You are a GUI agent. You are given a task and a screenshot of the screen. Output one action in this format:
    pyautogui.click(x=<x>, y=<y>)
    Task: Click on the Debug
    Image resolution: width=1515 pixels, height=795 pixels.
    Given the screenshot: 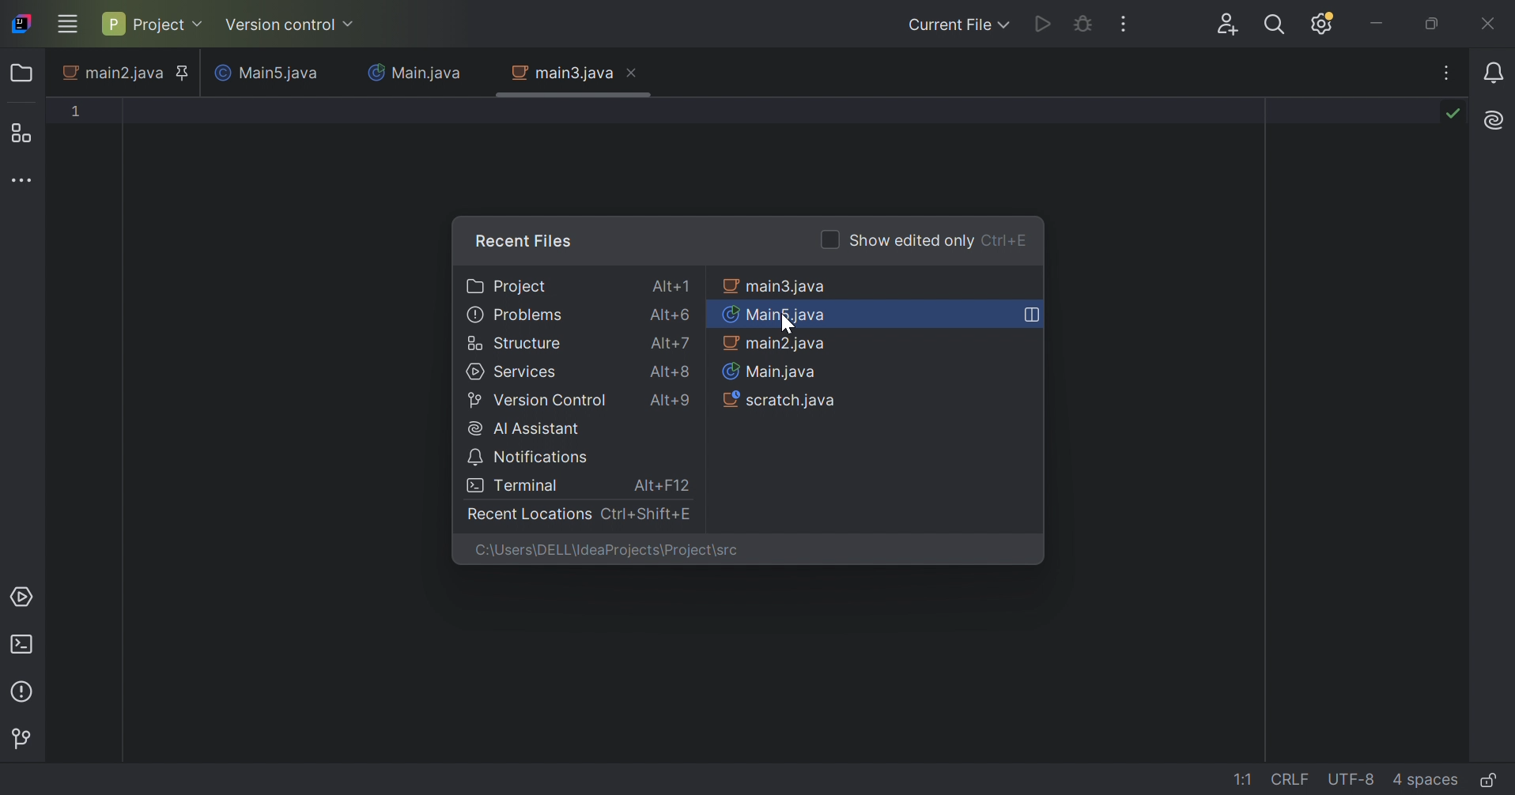 What is the action you would take?
    pyautogui.click(x=1082, y=24)
    